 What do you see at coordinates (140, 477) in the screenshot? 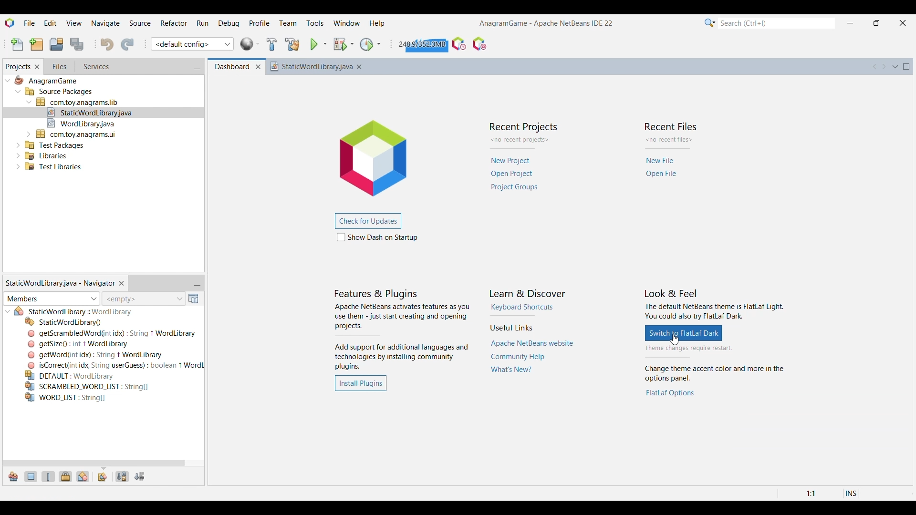
I see `Sort by source` at bounding box center [140, 477].